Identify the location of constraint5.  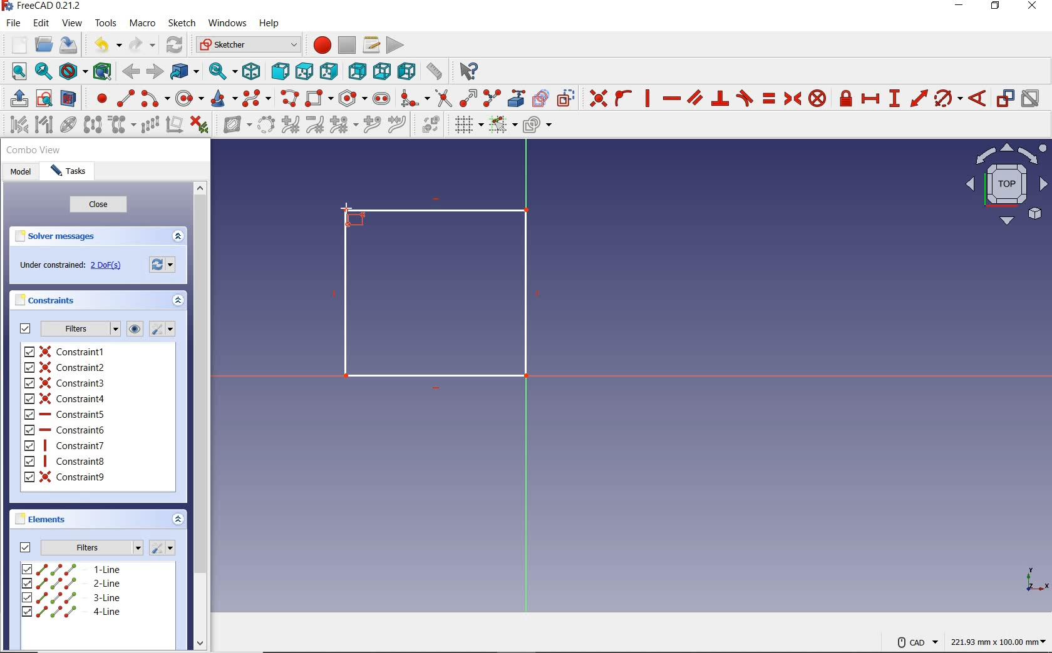
(66, 413).